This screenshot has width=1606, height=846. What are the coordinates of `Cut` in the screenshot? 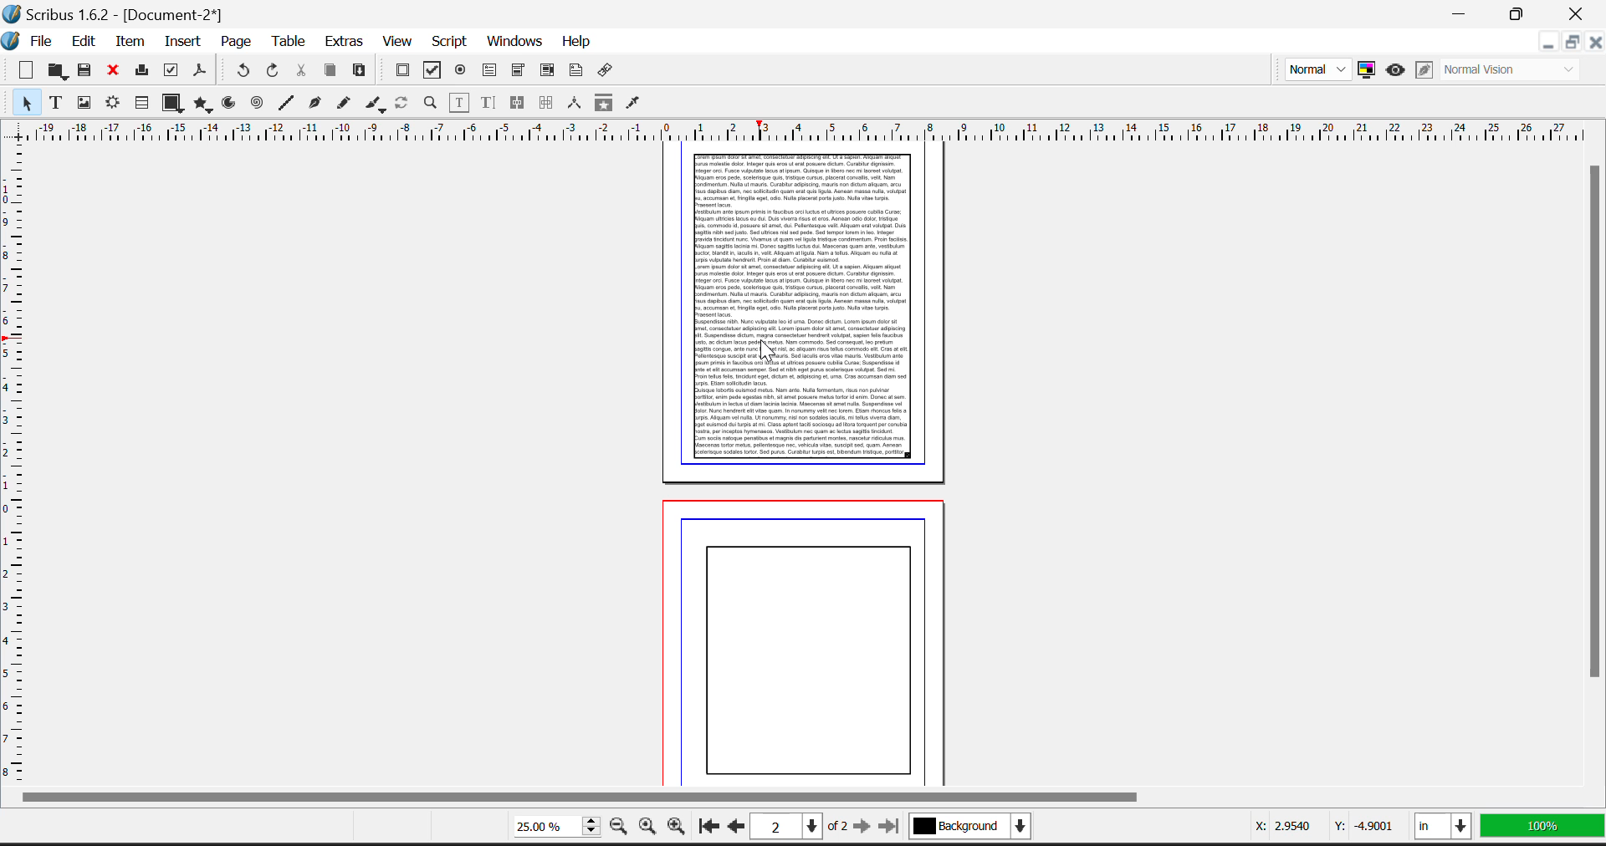 It's located at (300, 73).